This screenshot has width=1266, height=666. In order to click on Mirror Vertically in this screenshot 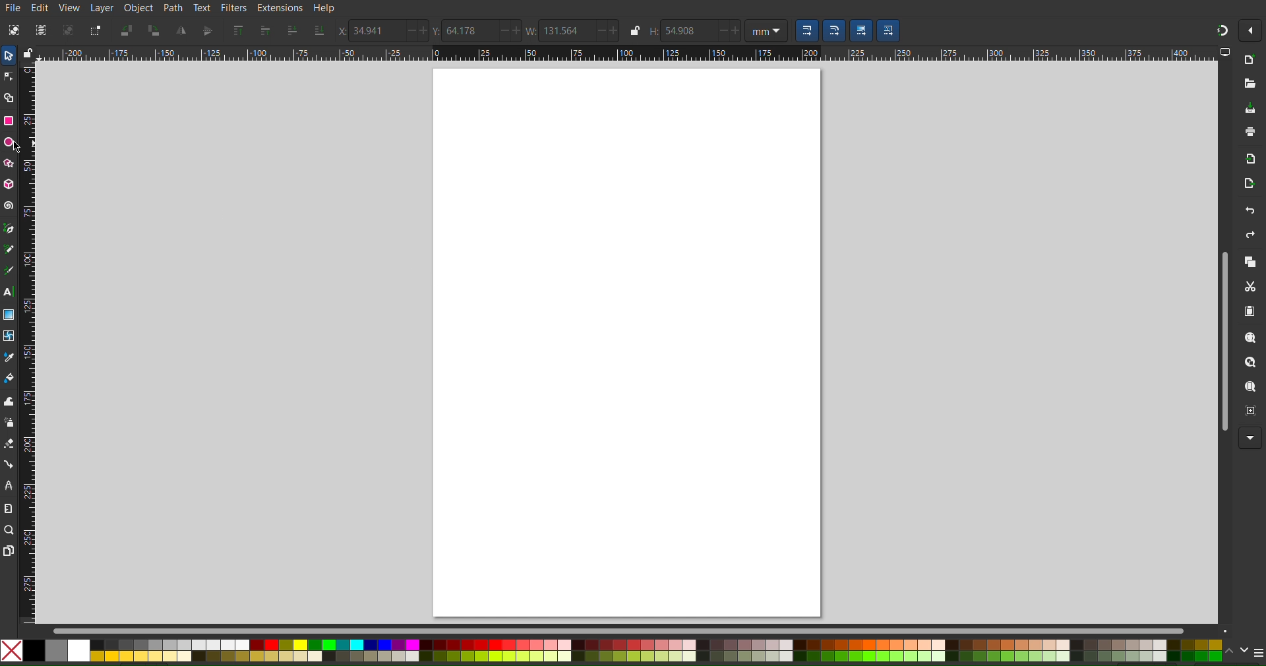, I will do `click(181, 30)`.